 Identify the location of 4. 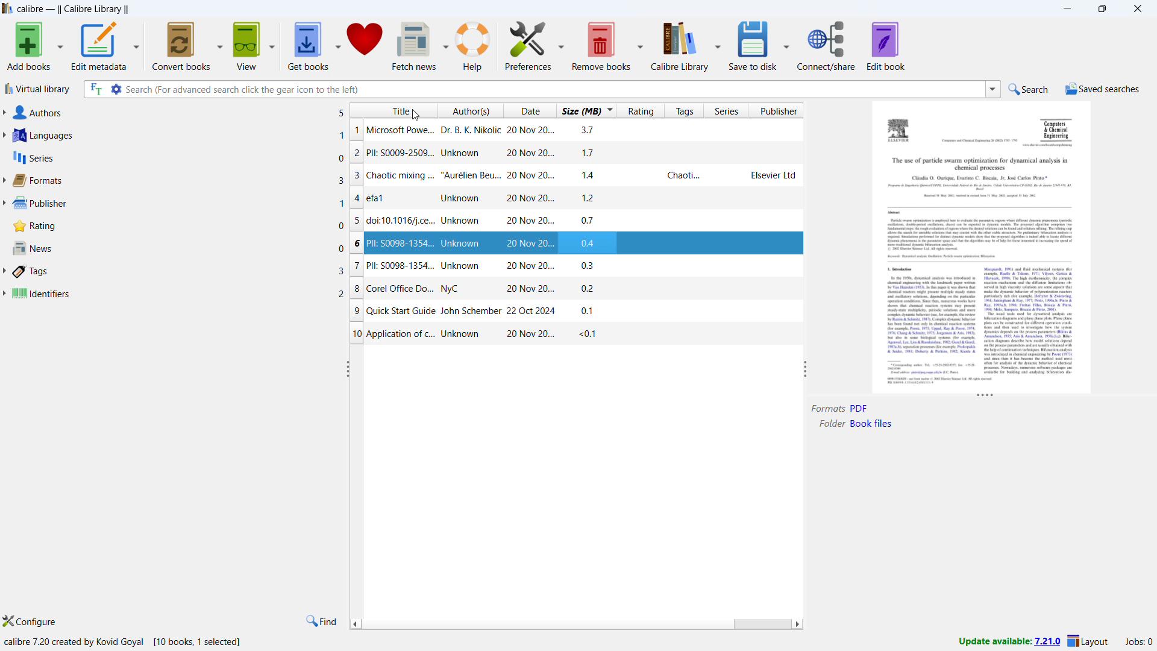
(357, 197).